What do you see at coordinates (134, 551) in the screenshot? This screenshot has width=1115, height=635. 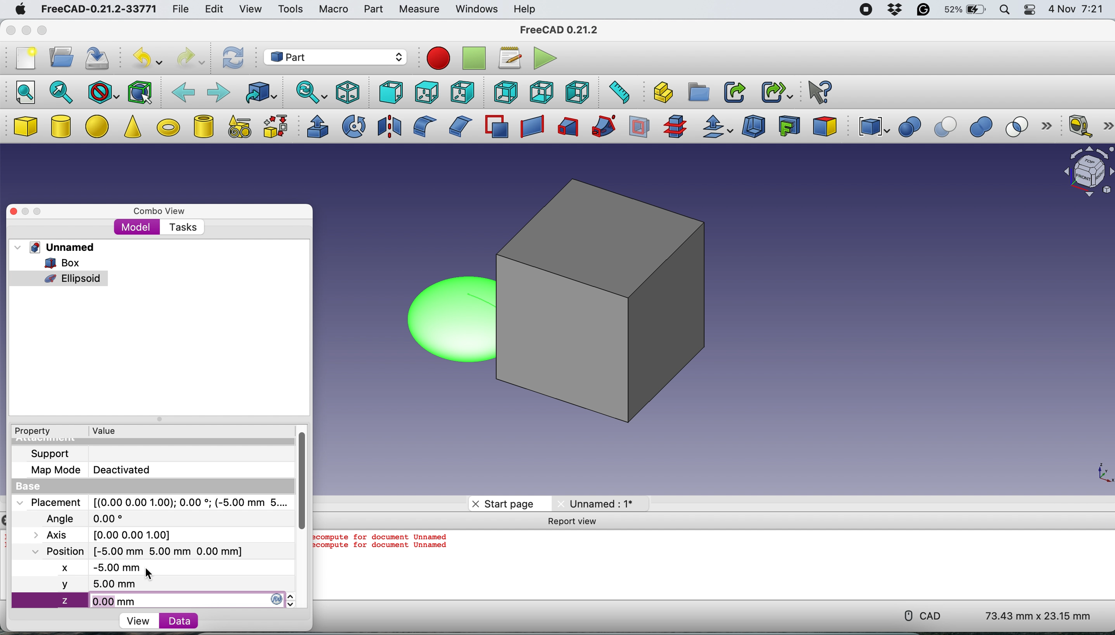 I see `Position [-5.00 mm 0.00 mm 0.00 mm]` at bounding box center [134, 551].